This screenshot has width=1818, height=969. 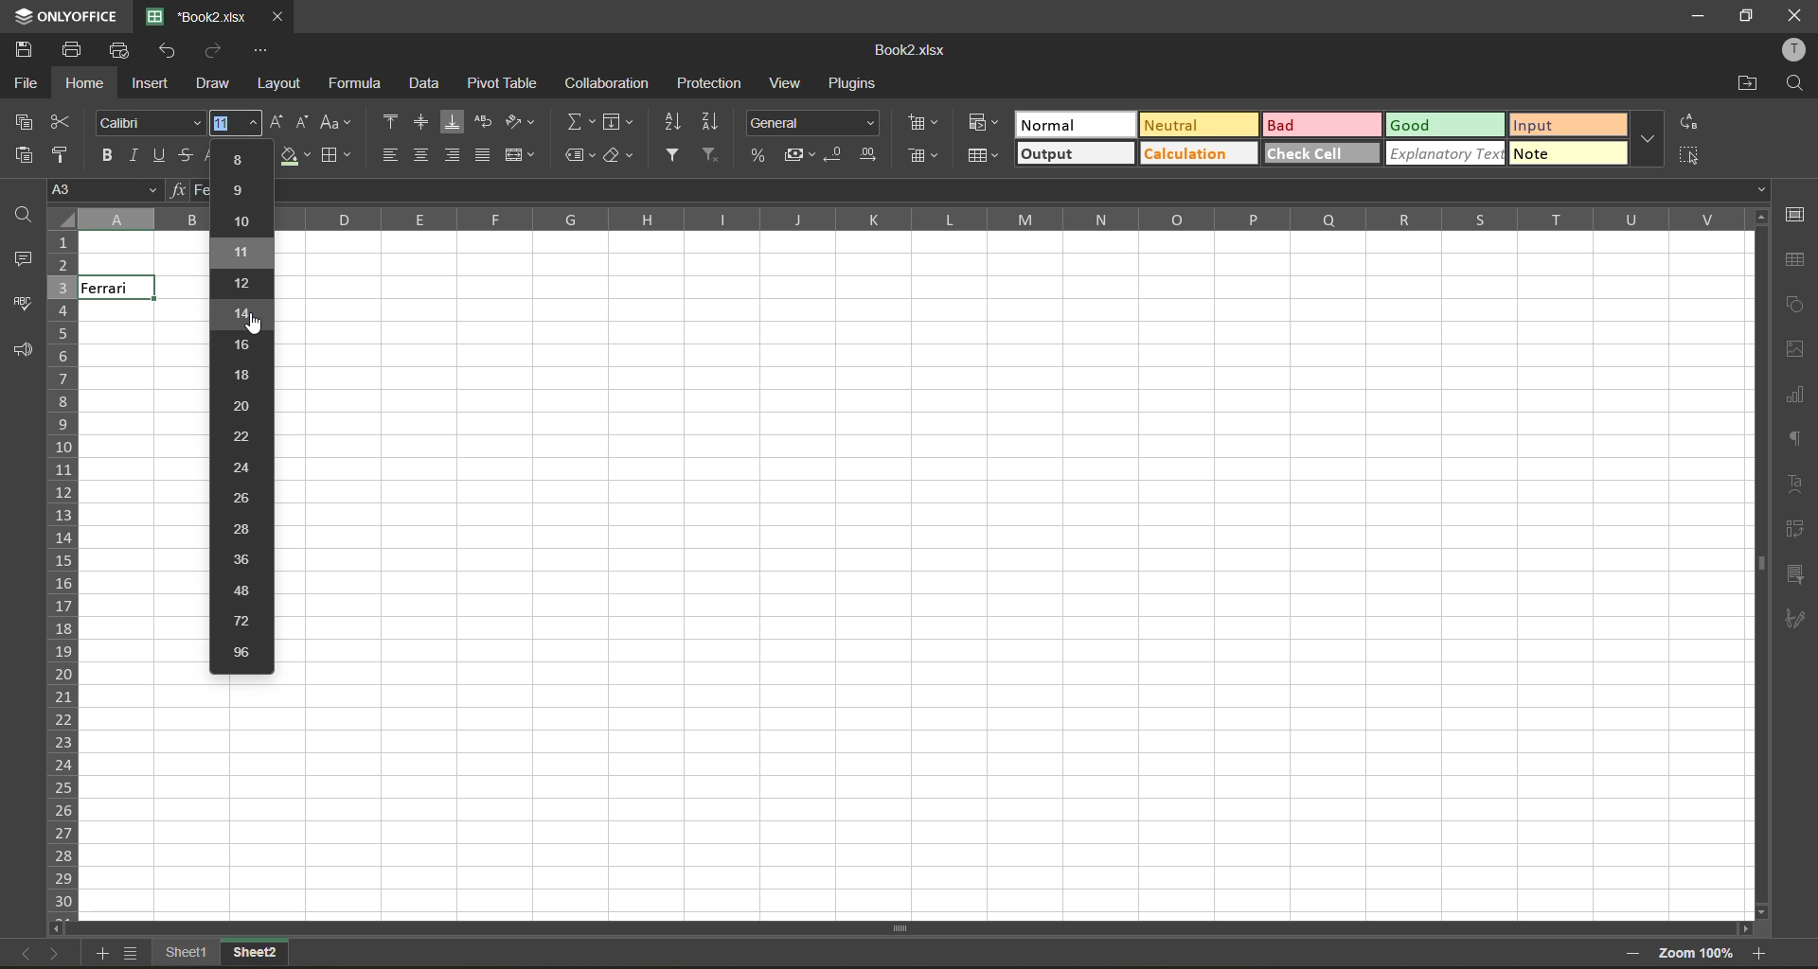 I want to click on Column A &B, so click(x=130, y=219).